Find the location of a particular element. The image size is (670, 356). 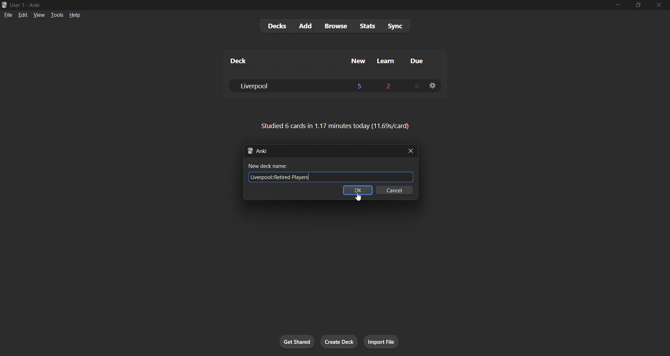

deck name column is located at coordinates (276, 62).